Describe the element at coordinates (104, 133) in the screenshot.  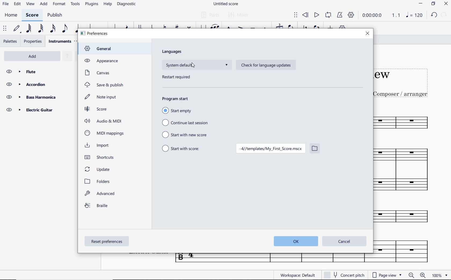
I see `MIDI mappings` at that location.